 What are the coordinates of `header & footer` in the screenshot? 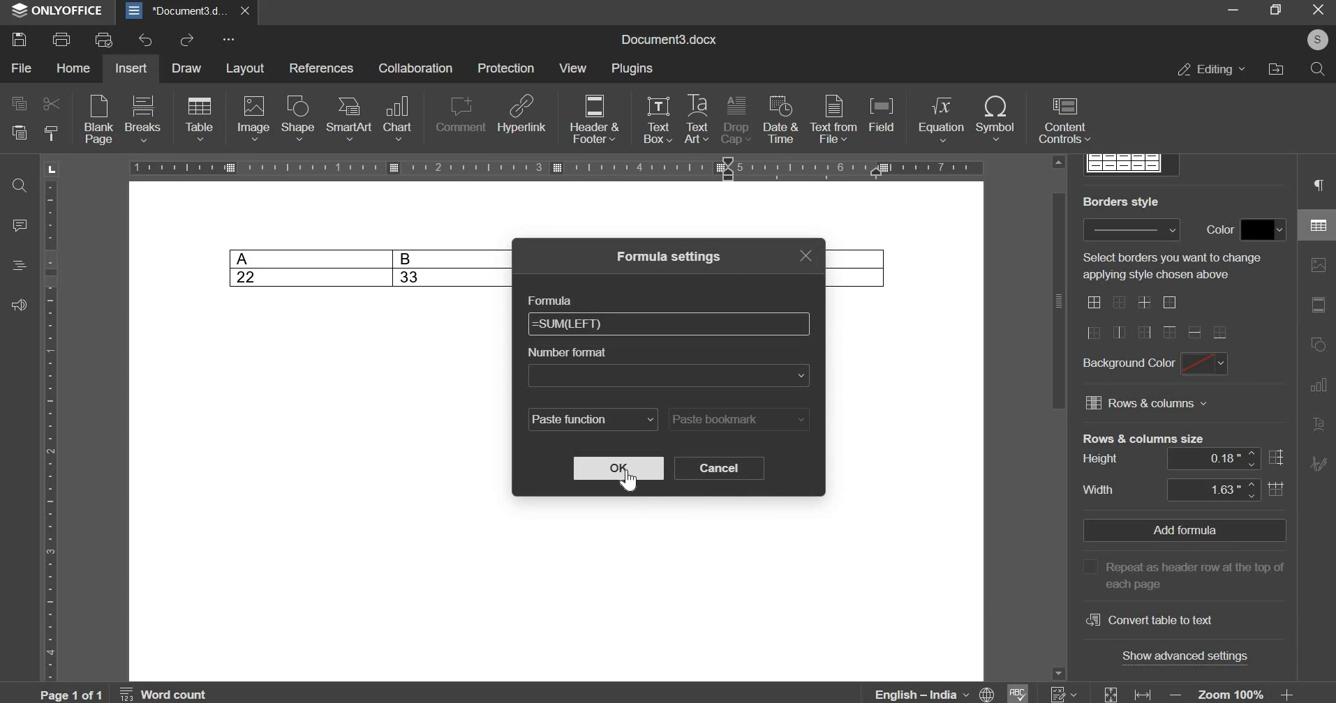 It's located at (595, 120).